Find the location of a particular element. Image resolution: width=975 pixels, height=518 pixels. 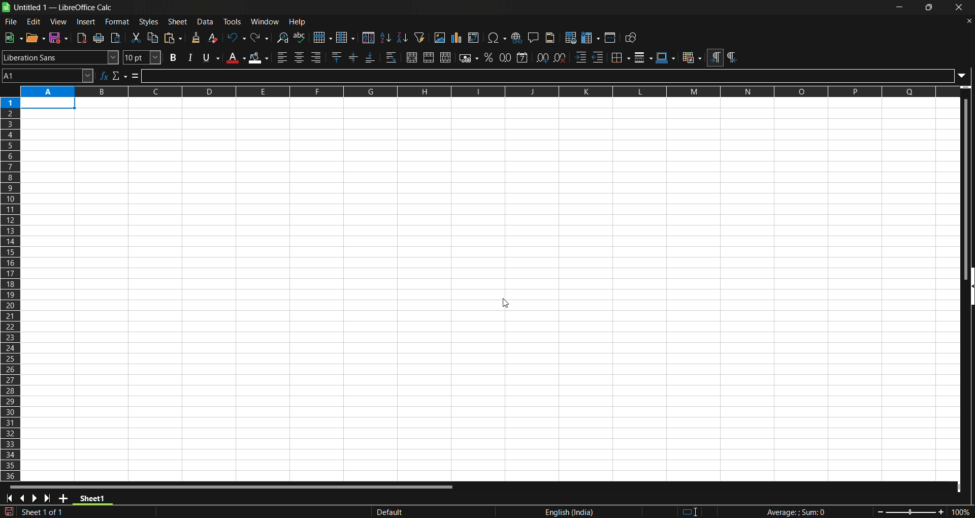

selected cells is located at coordinates (48, 104).